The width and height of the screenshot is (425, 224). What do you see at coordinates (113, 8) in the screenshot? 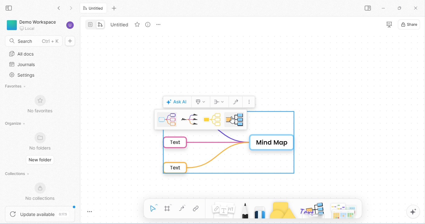
I see `new tab` at bounding box center [113, 8].